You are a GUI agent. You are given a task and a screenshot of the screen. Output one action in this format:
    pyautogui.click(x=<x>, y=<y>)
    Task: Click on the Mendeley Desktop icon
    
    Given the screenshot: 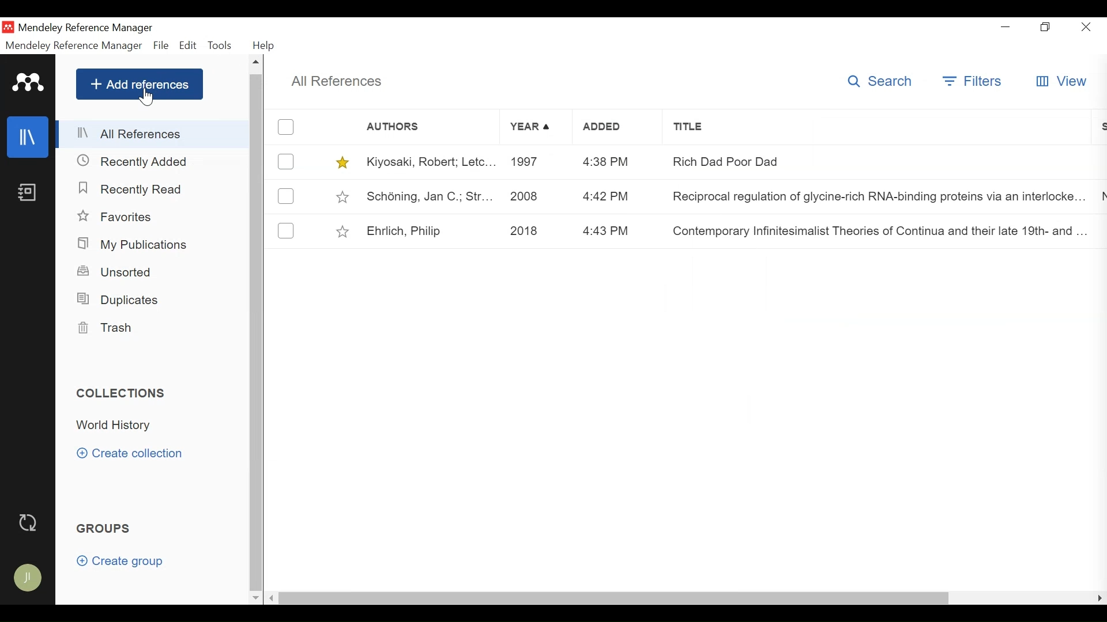 What is the action you would take?
    pyautogui.click(x=7, y=26)
    